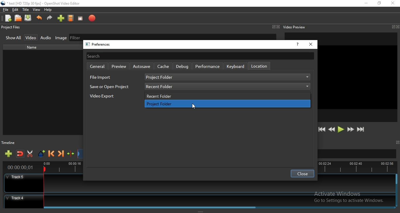 The height and width of the screenshot is (213, 400). What do you see at coordinates (182, 66) in the screenshot?
I see `debug` at bounding box center [182, 66].